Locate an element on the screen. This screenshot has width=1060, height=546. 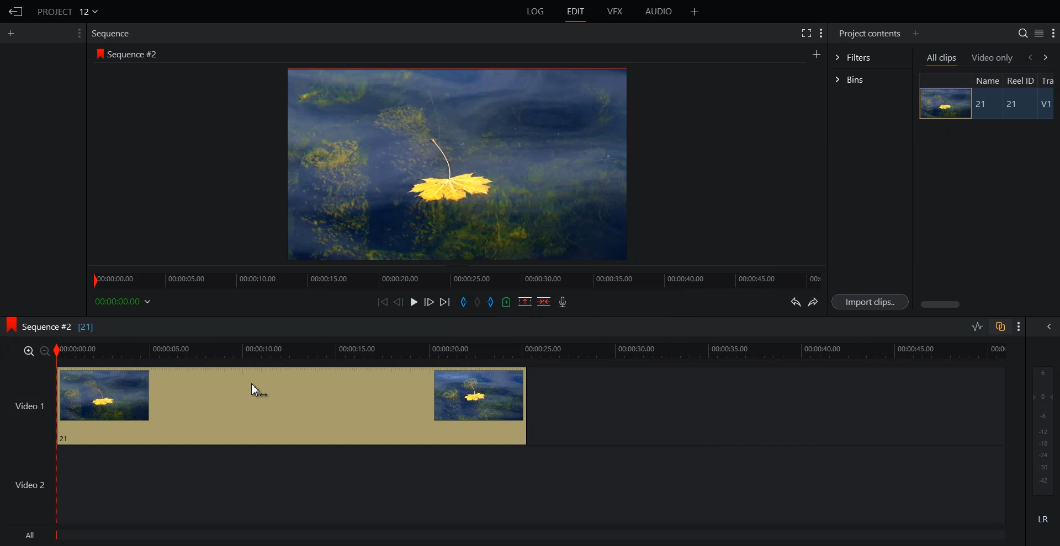
Add an in Mark in current position is located at coordinates (463, 302).